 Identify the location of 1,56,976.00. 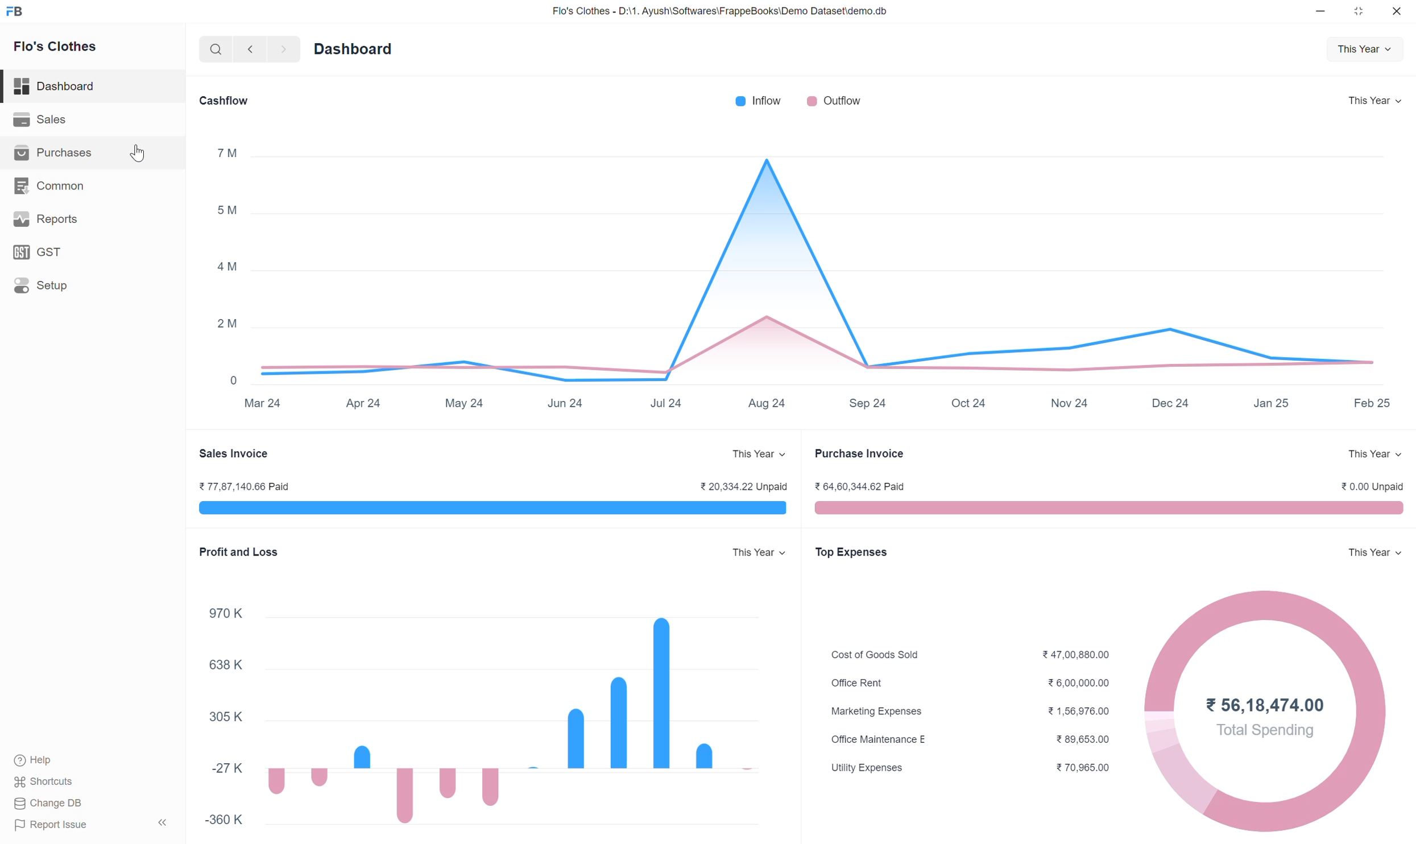
(1079, 710).